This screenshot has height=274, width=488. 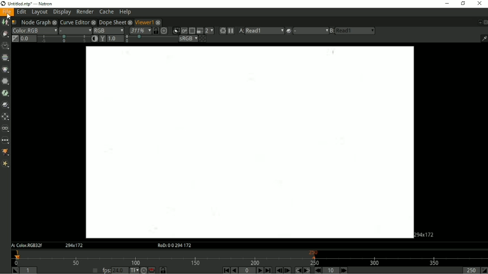 What do you see at coordinates (102, 39) in the screenshot?
I see `Viewer gamma correction` at bounding box center [102, 39].